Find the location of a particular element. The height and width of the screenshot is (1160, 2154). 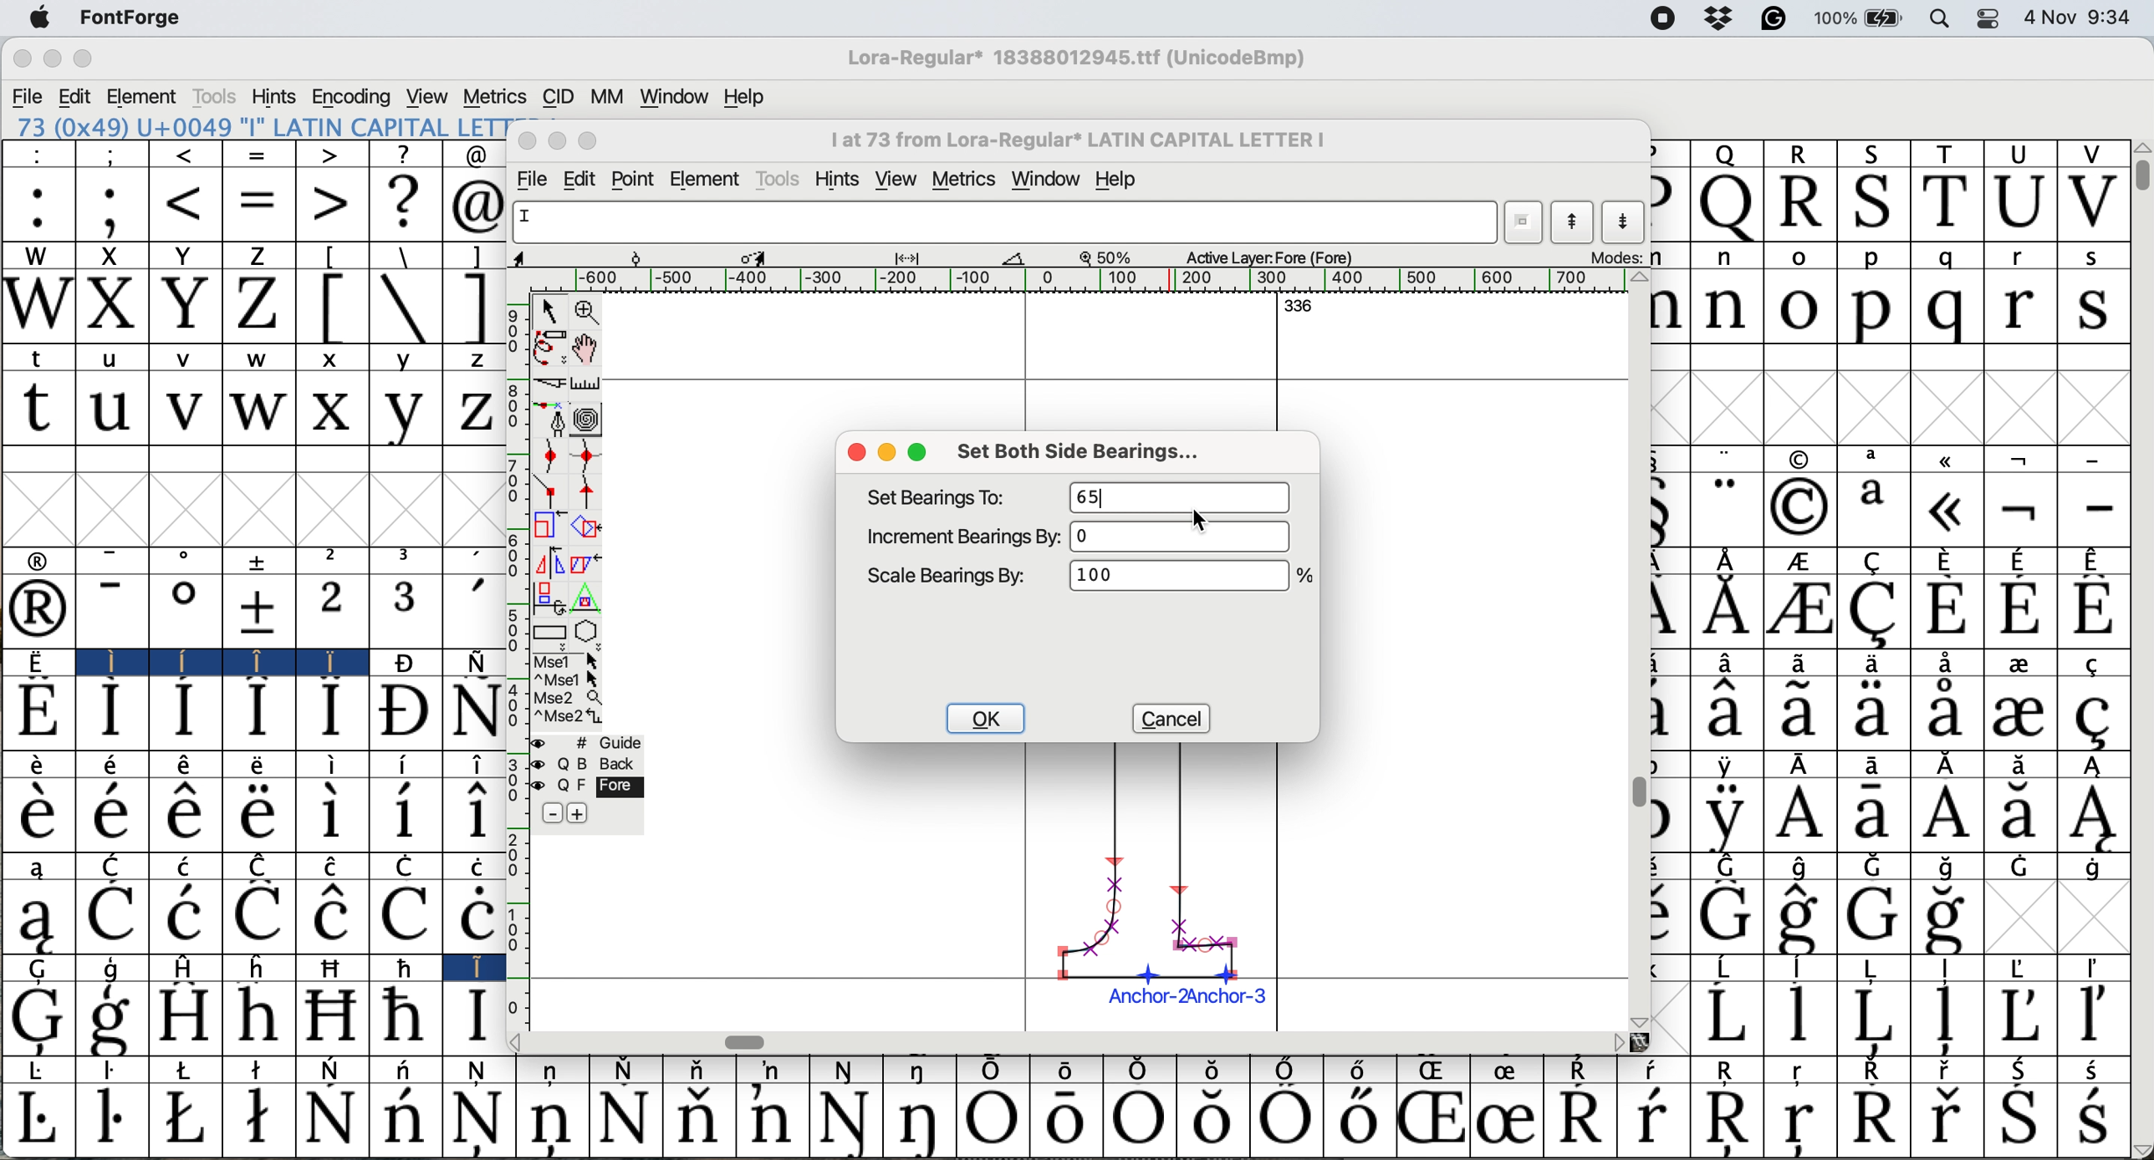

horizontal scroll bar is located at coordinates (744, 1040).